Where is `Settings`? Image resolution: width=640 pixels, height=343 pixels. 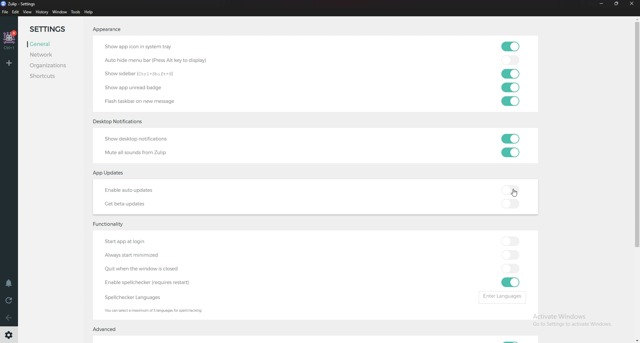
Settings is located at coordinates (8, 336).